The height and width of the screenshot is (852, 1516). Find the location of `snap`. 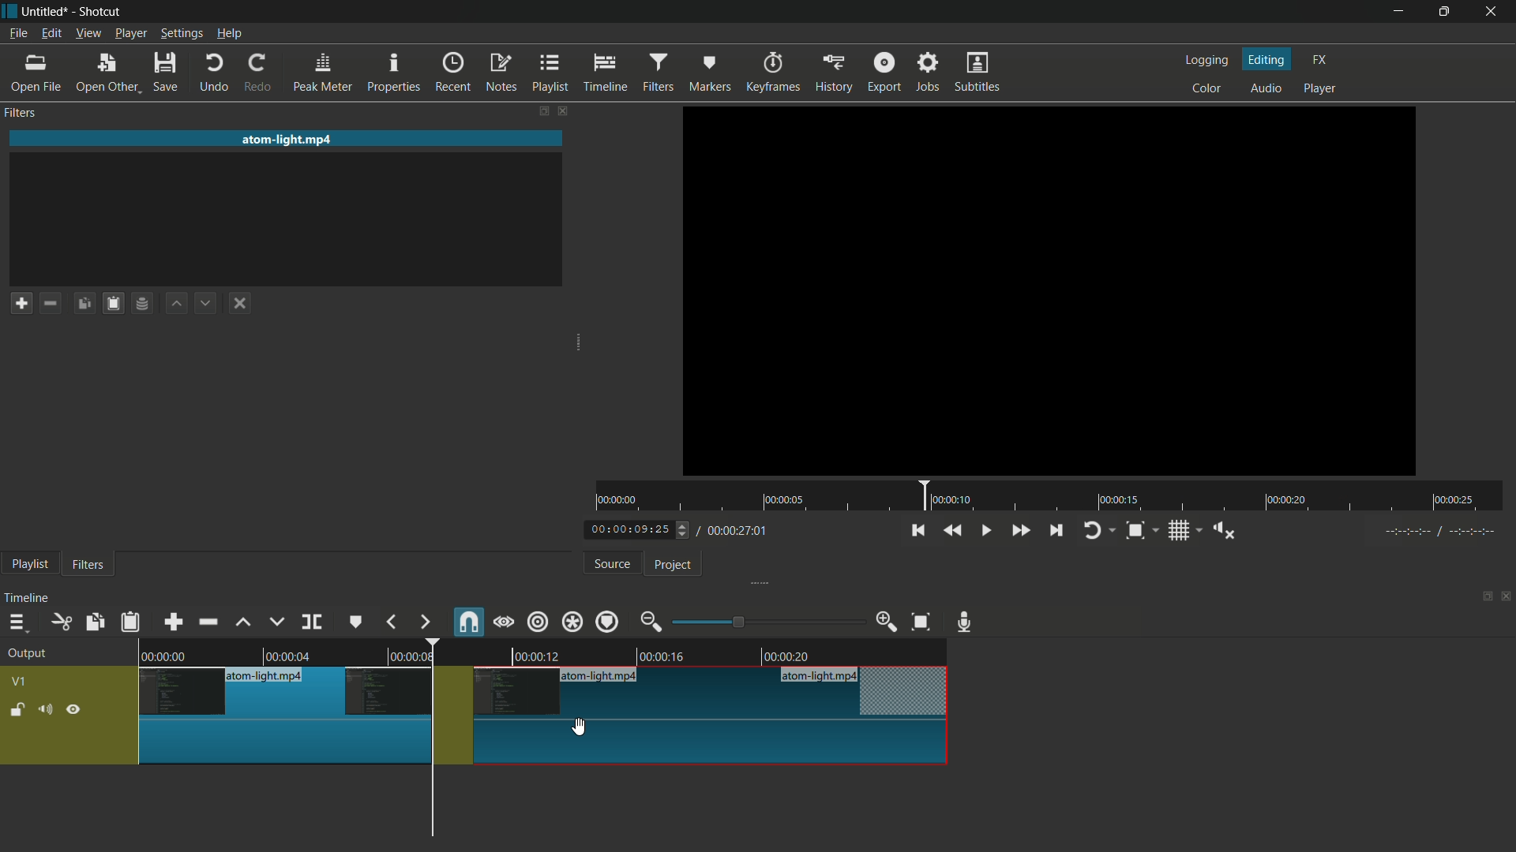

snap is located at coordinates (467, 621).